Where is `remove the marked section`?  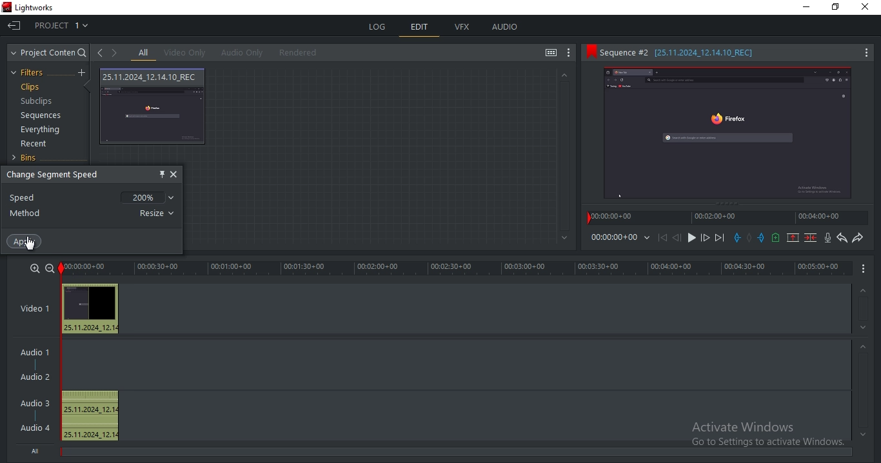 remove the marked section is located at coordinates (793, 238).